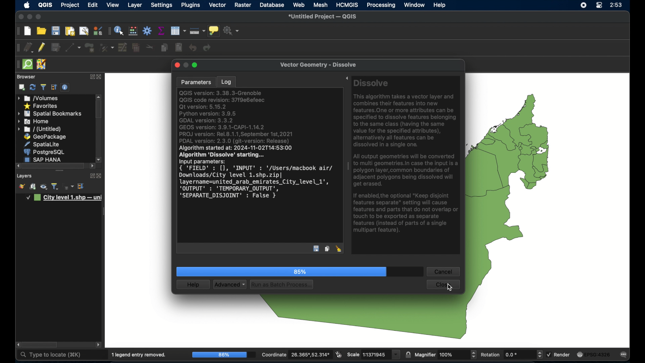 This screenshot has height=363, width=645. I want to click on QGIS, so click(45, 5).